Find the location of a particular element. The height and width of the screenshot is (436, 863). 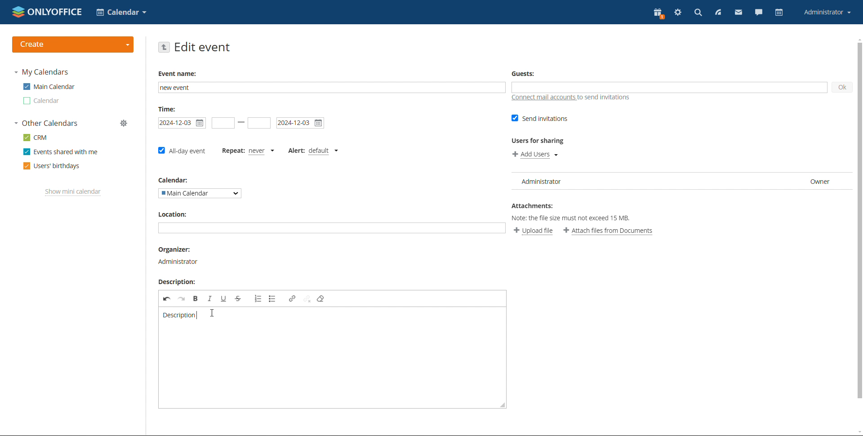

underline is located at coordinates (223, 298).